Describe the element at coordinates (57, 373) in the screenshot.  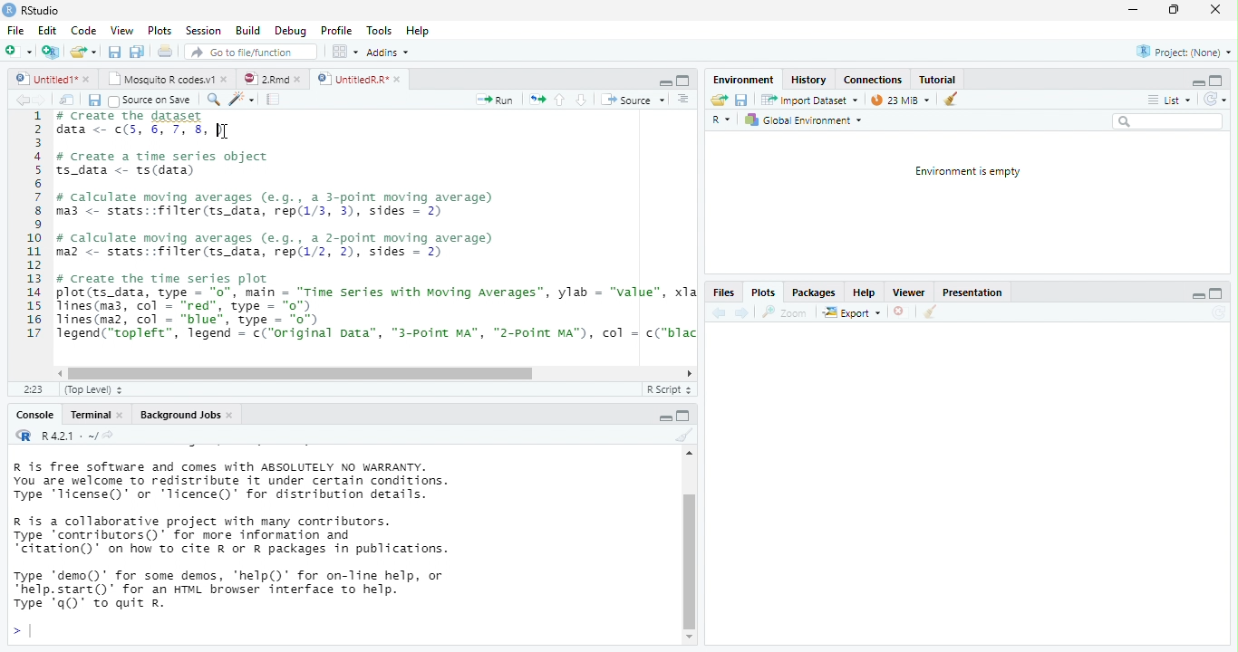
I see `scrollbar left` at that location.